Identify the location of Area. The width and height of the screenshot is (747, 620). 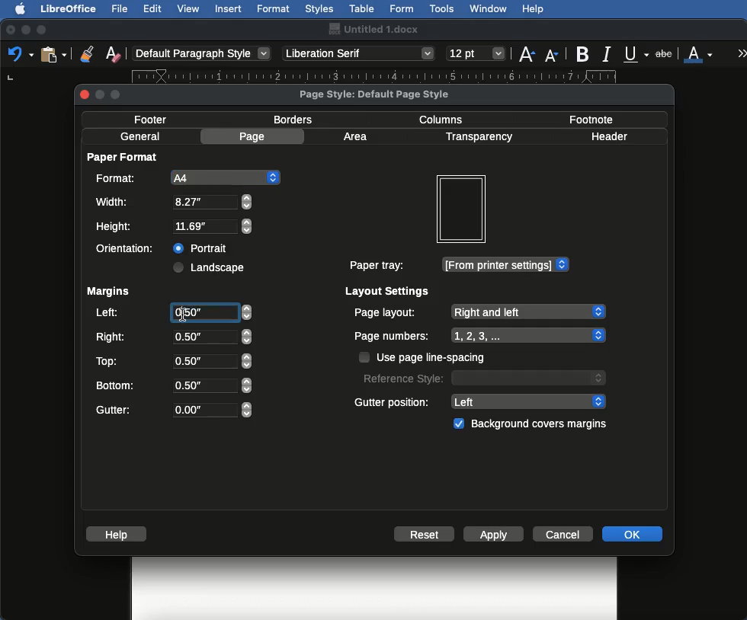
(357, 136).